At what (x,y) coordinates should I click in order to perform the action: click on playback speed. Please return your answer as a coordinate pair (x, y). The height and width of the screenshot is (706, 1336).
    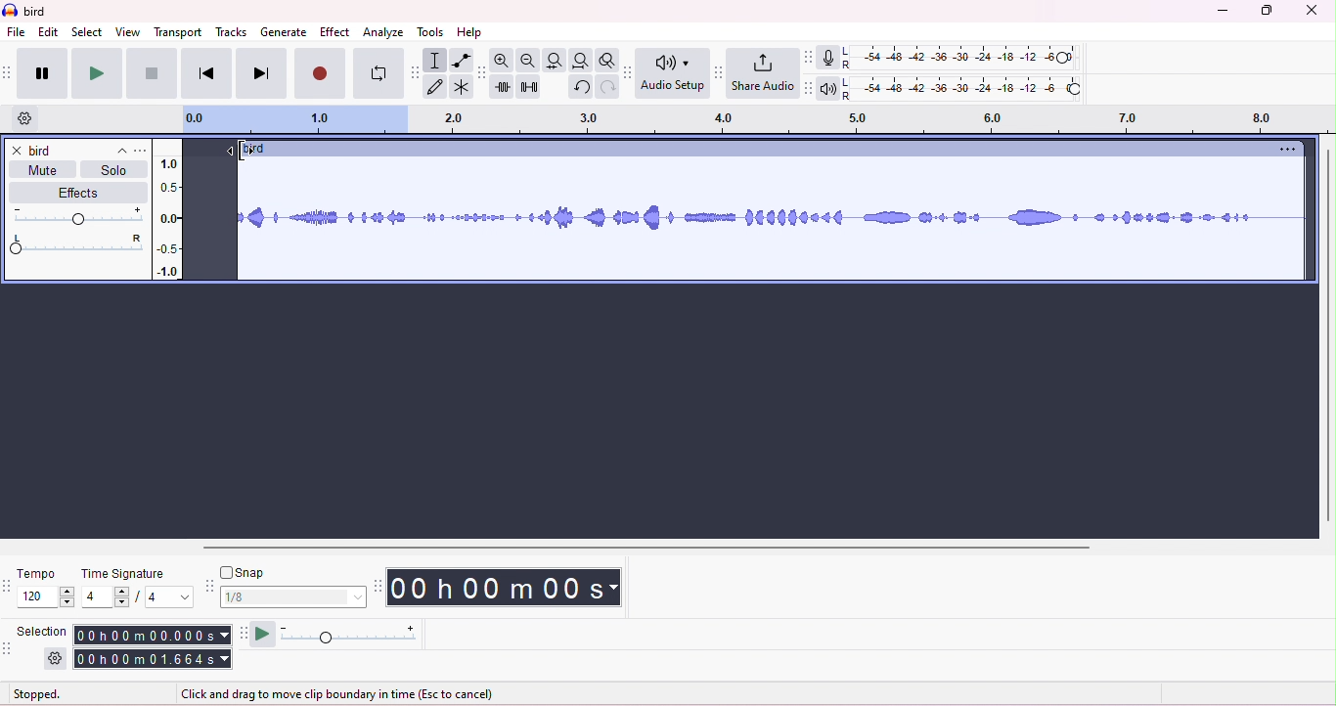
    Looking at the image, I should click on (349, 636).